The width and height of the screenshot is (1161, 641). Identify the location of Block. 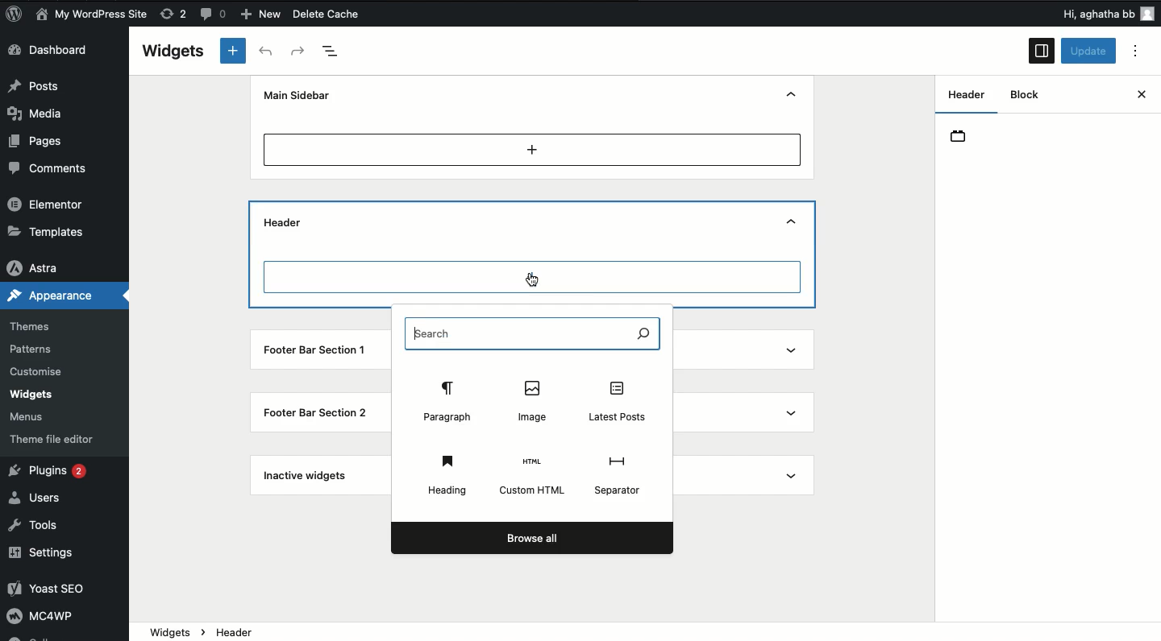
(1028, 95).